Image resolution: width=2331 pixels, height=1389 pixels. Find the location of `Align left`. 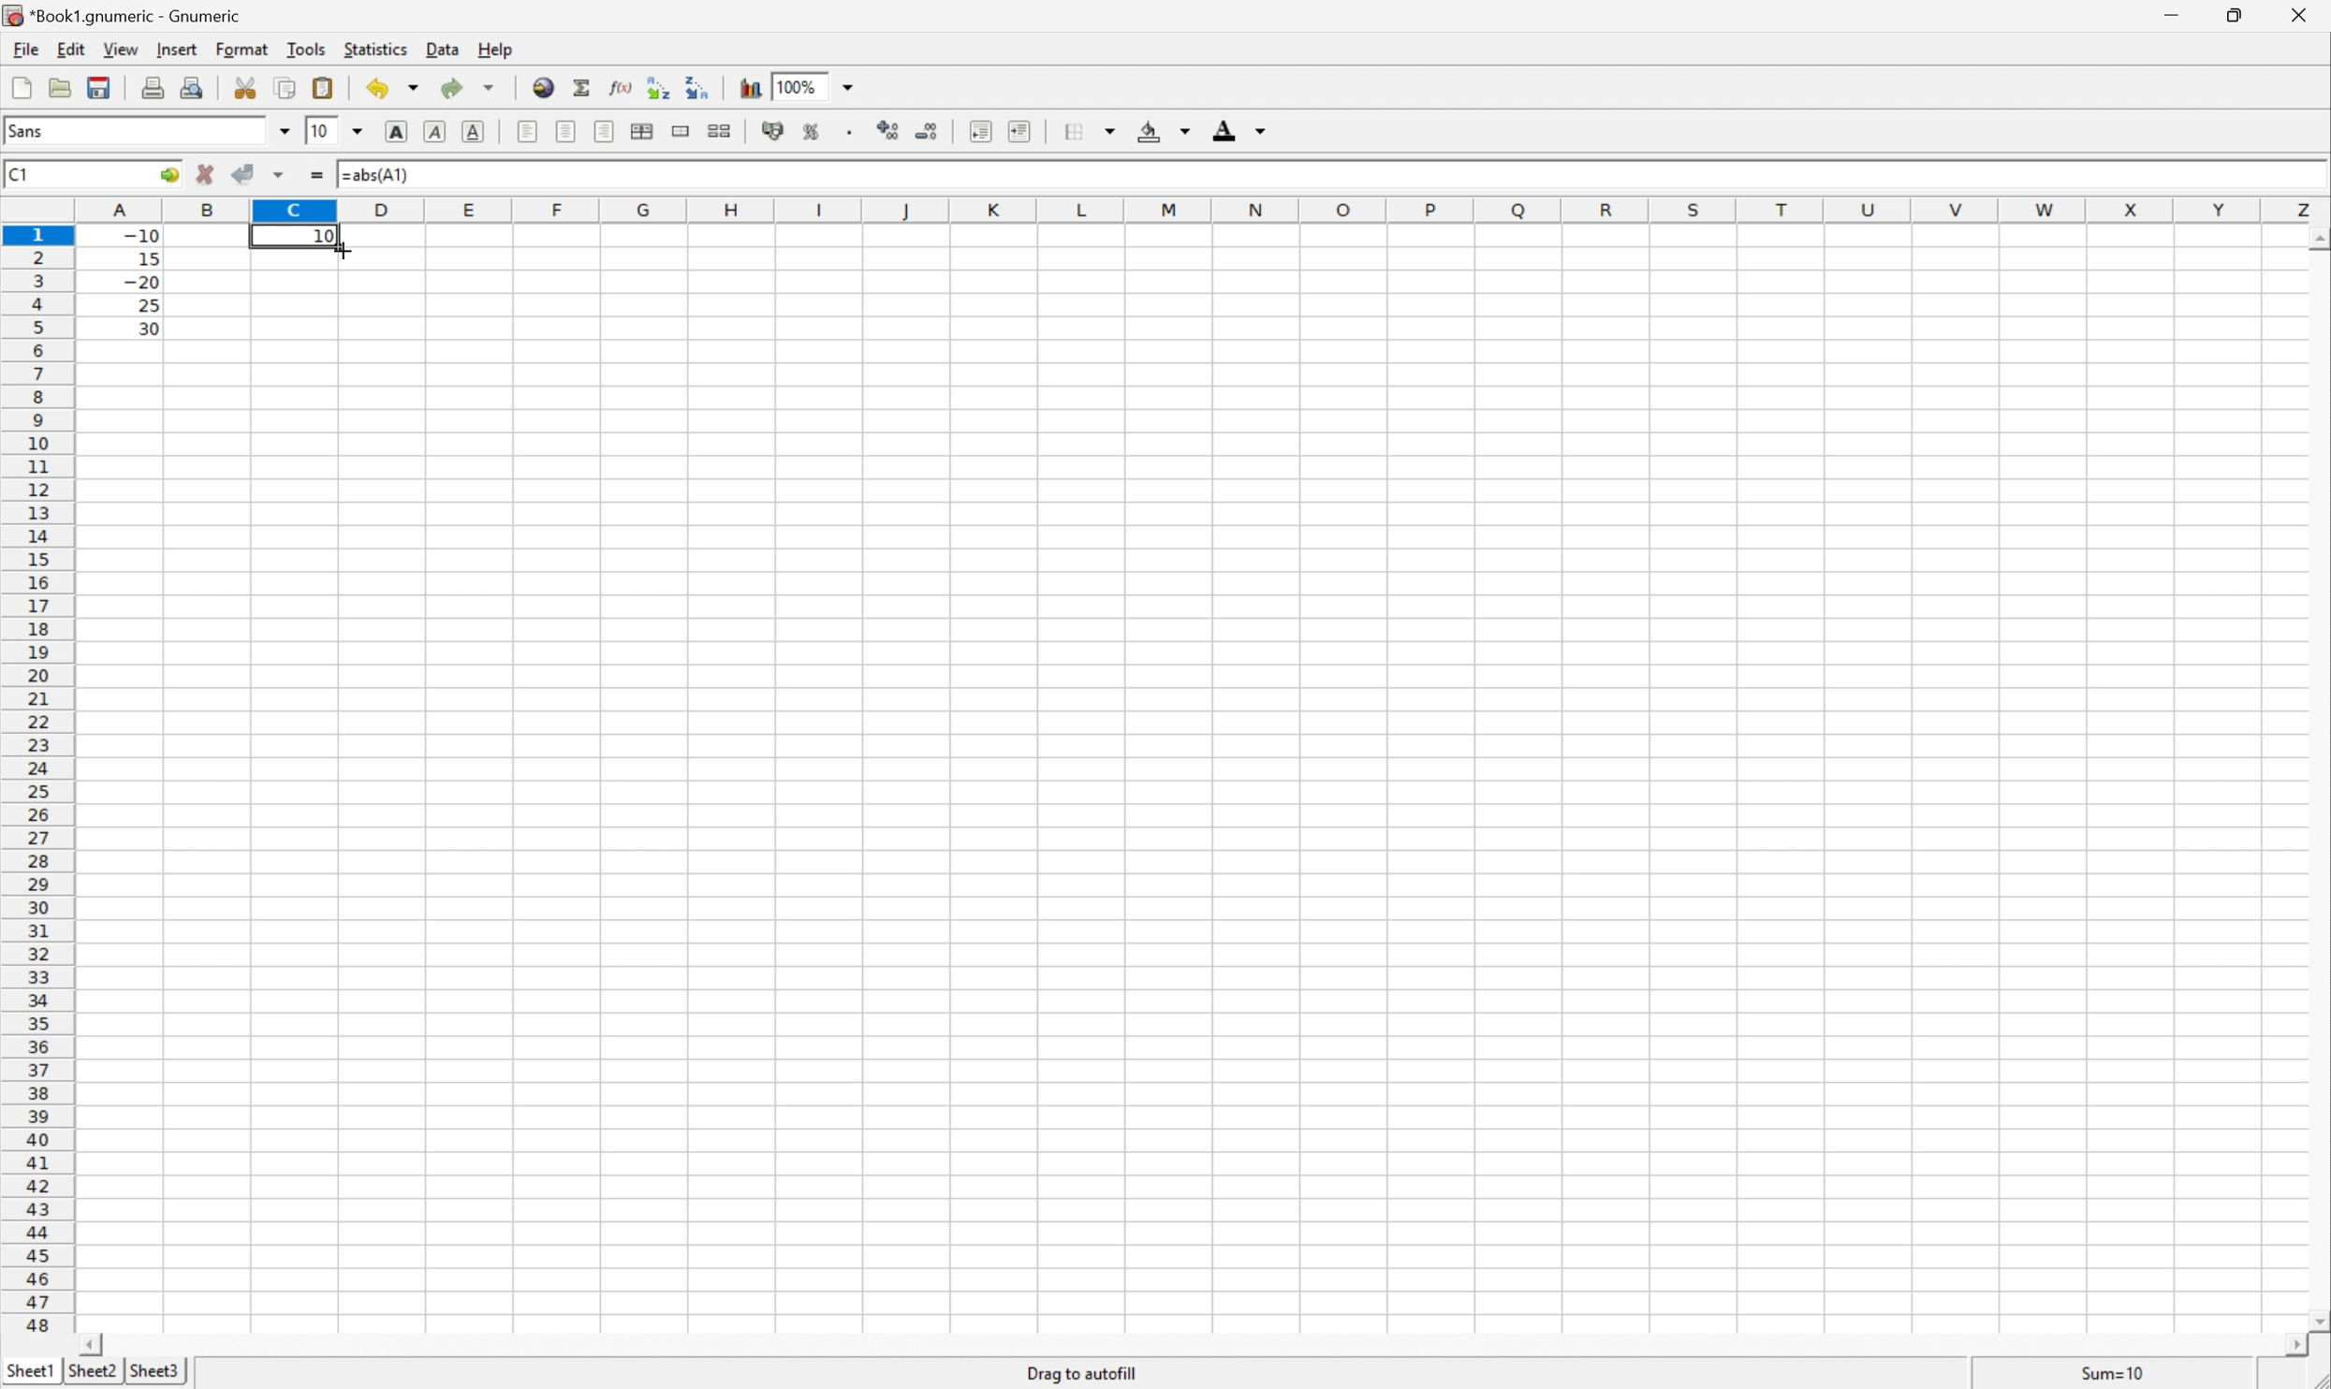

Align left is located at coordinates (526, 129).